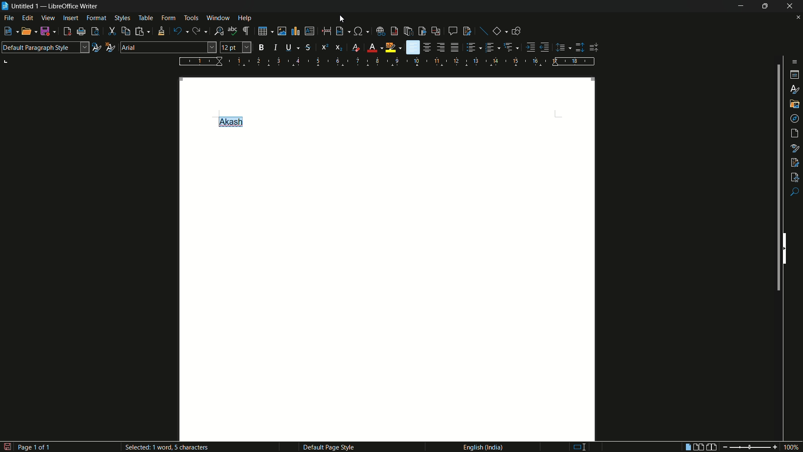 This screenshot has height=452, width=803. I want to click on paragraph style, so click(45, 47).